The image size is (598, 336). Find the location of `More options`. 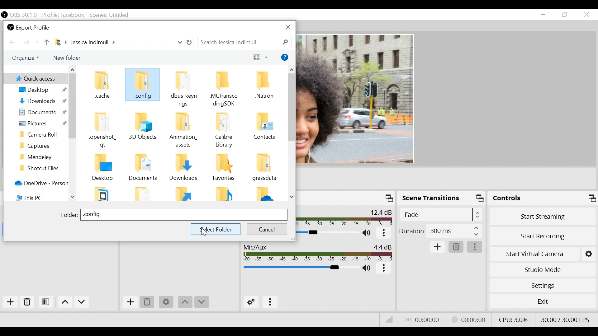

More options is located at coordinates (475, 247).